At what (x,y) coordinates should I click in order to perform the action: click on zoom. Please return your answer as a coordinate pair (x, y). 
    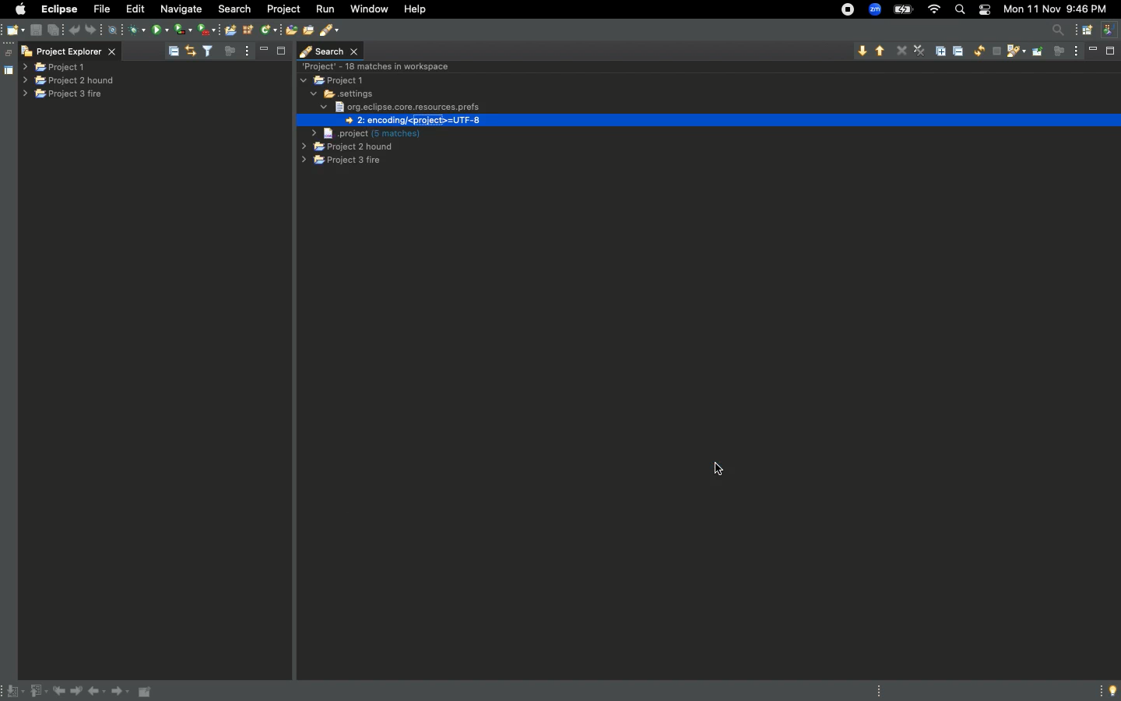
    Looking at the image, I should click on (876, 10).